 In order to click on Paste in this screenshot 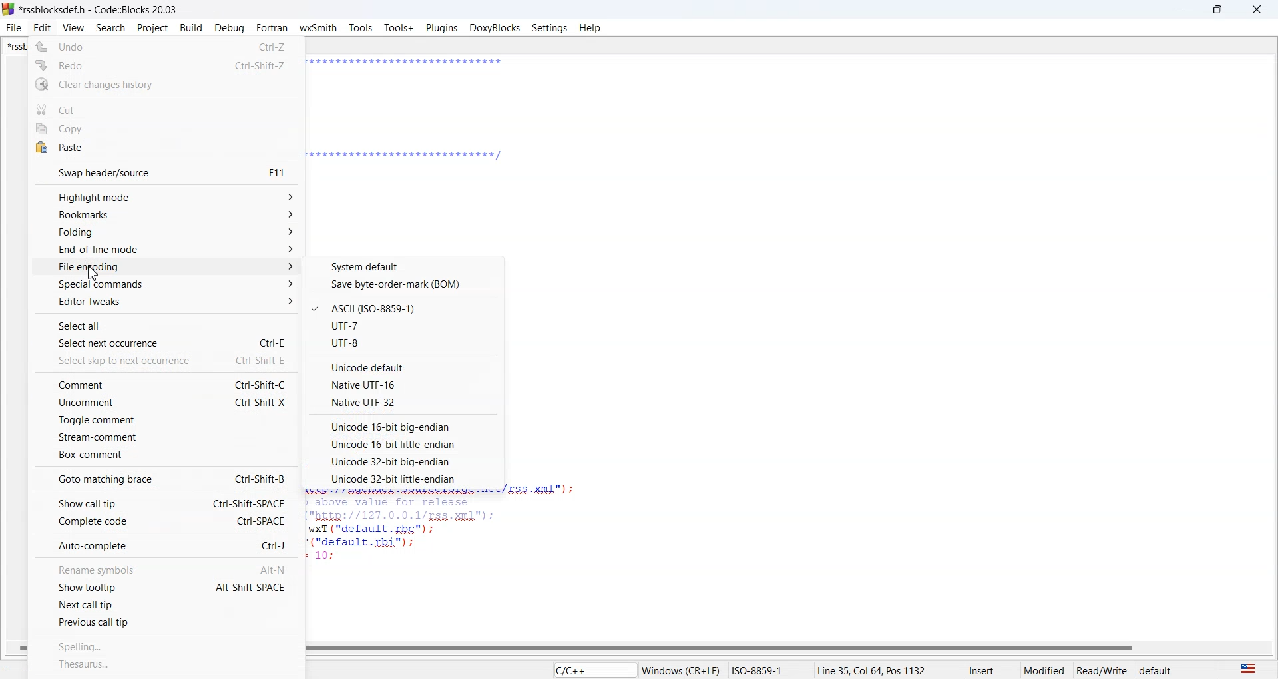, I will do `click(165, 148)`.